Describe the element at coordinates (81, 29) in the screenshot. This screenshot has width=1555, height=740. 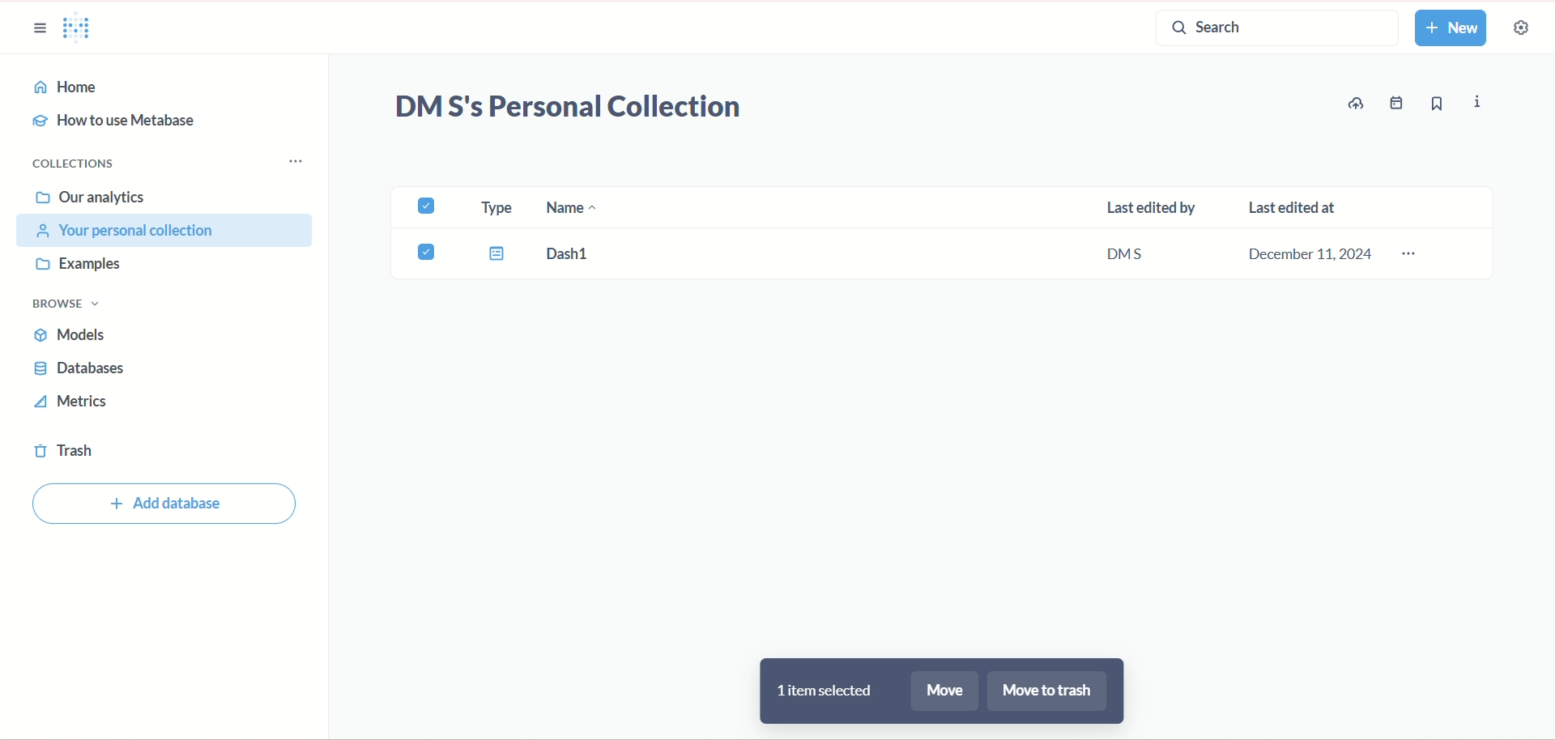
I see `logo` at that location.